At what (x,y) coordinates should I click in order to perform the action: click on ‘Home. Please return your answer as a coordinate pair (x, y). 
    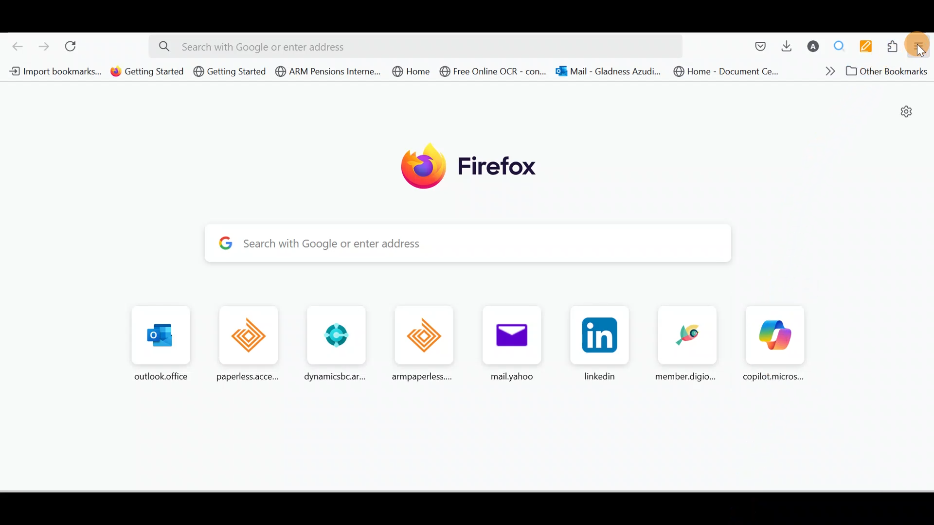
    Looking at the image, I should click on (412, 71).